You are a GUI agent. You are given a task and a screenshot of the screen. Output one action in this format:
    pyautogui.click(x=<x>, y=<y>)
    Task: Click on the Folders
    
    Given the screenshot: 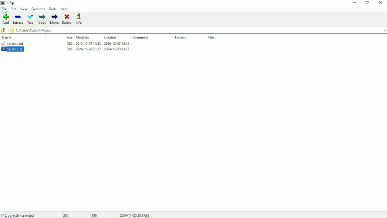 What is the action you would take?
    pyautogui.click(x=181, y=37)
    